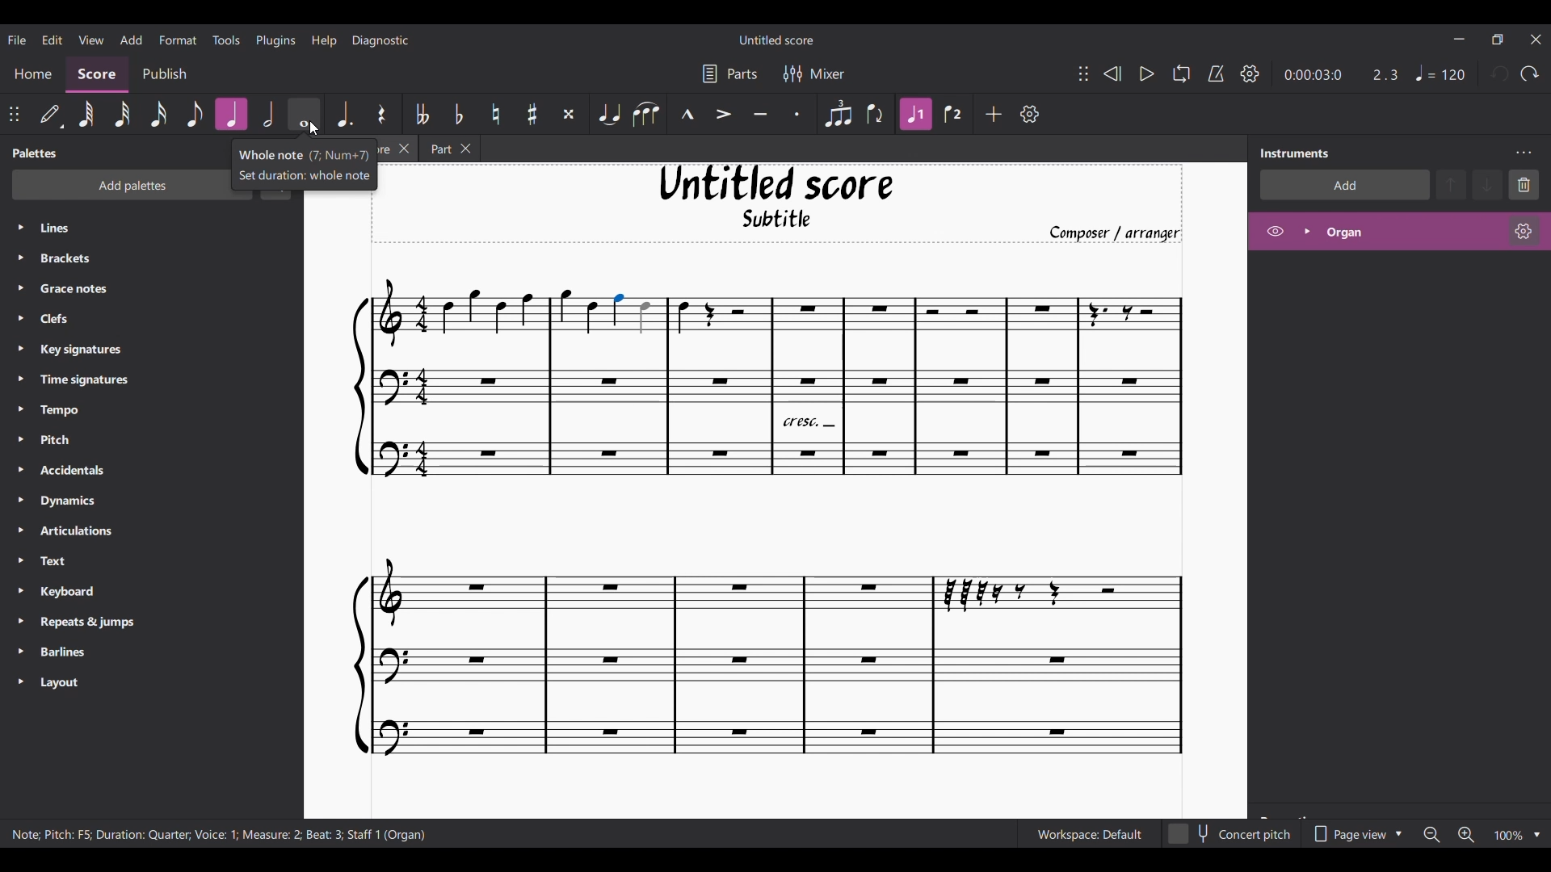 This screenshot has width=1551, height=872. What do you see at coordinates (646, 114) in the screenshot?
I see `Slur` at bounding box center [646, 114].